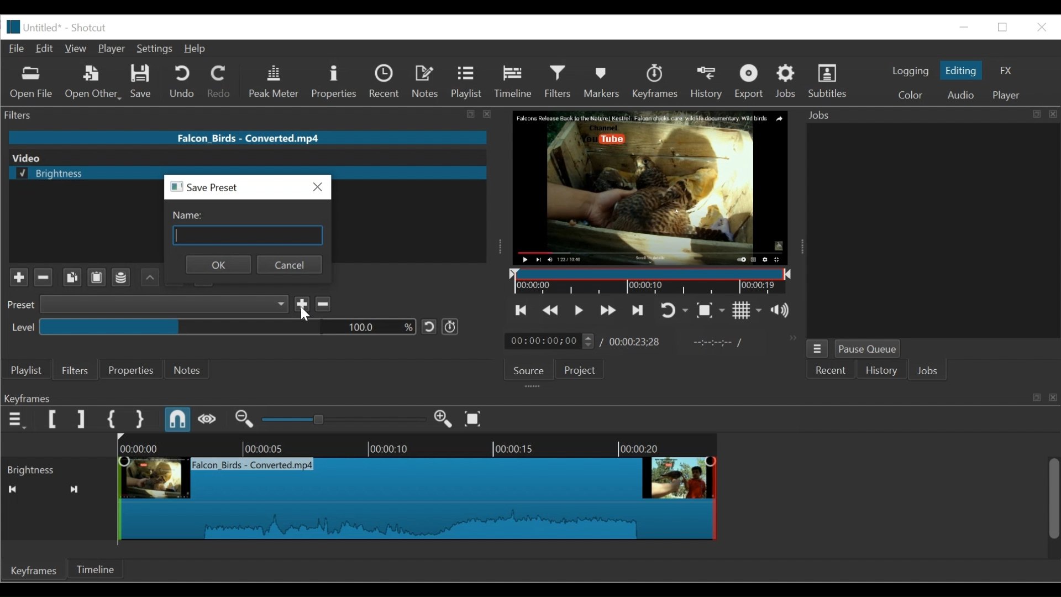  I want to click on cancel, so click(290, 265).